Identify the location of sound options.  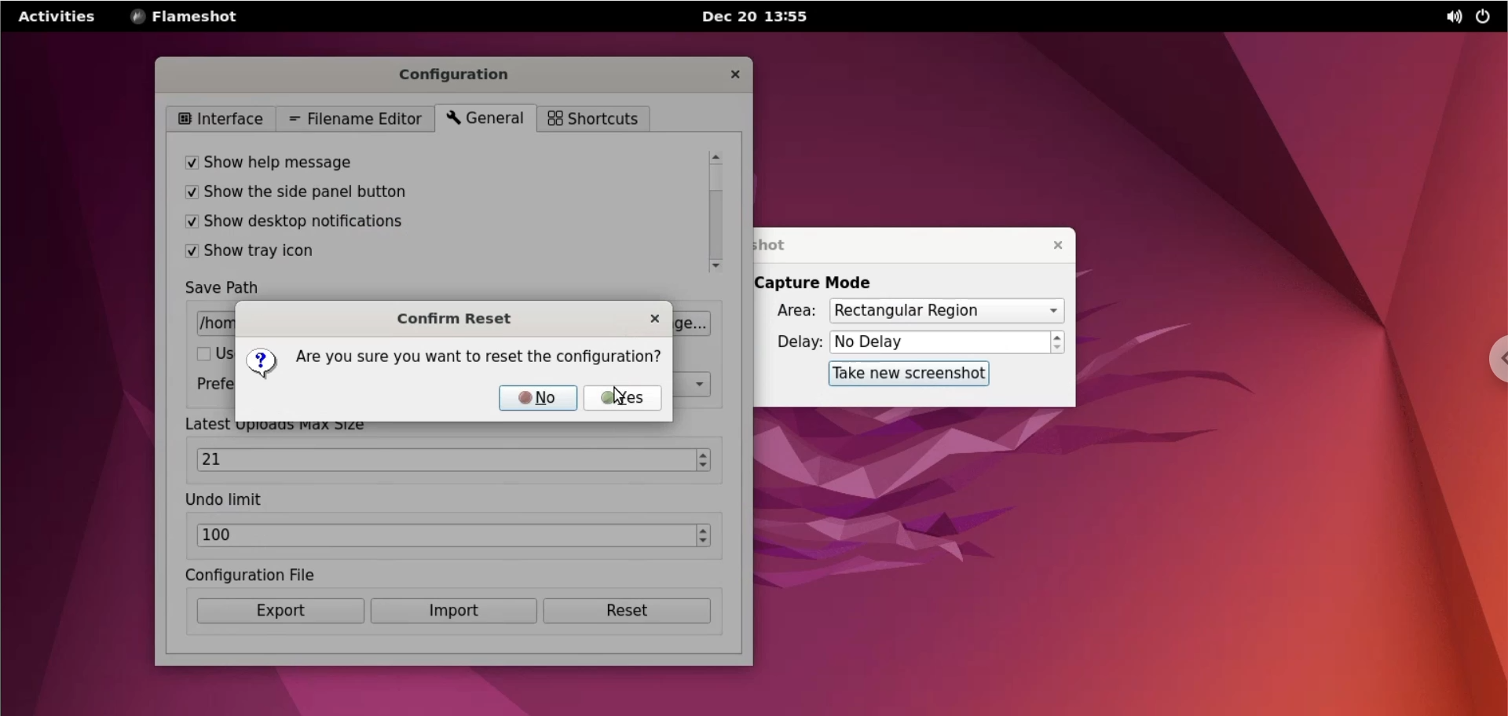
(1448, 17).